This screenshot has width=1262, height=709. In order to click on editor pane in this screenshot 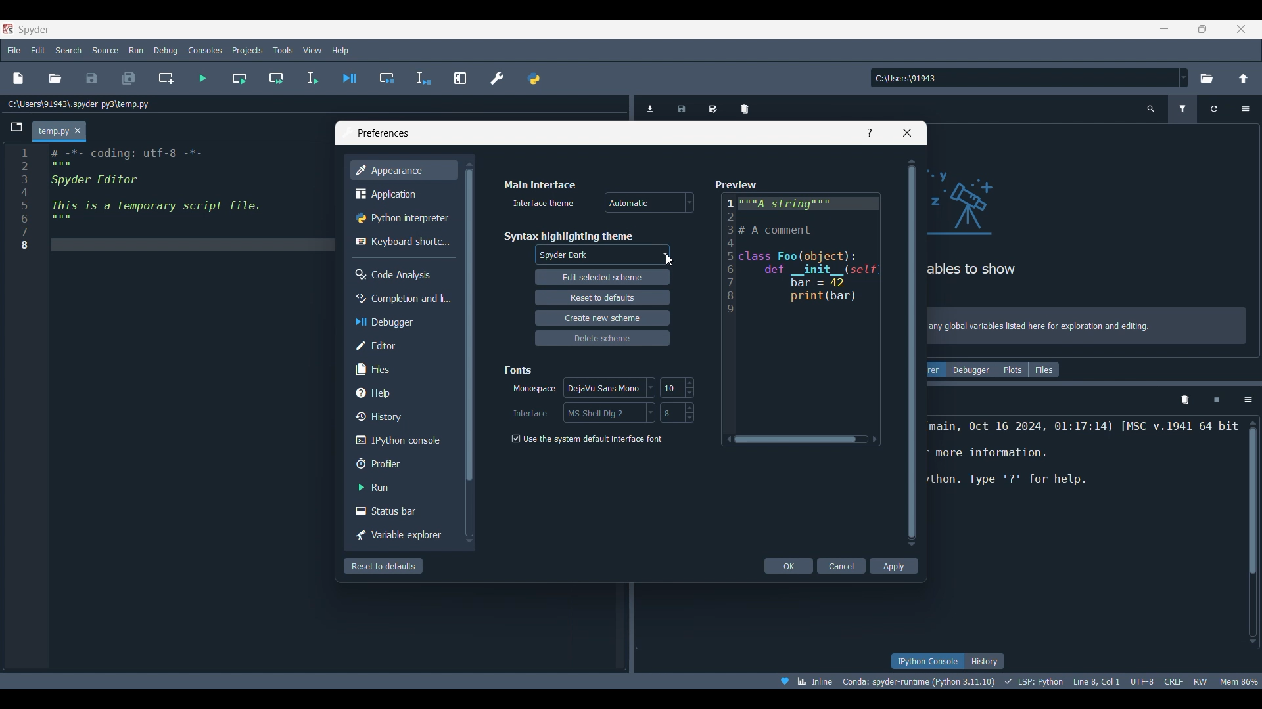, I will do `click(174, 201)`.